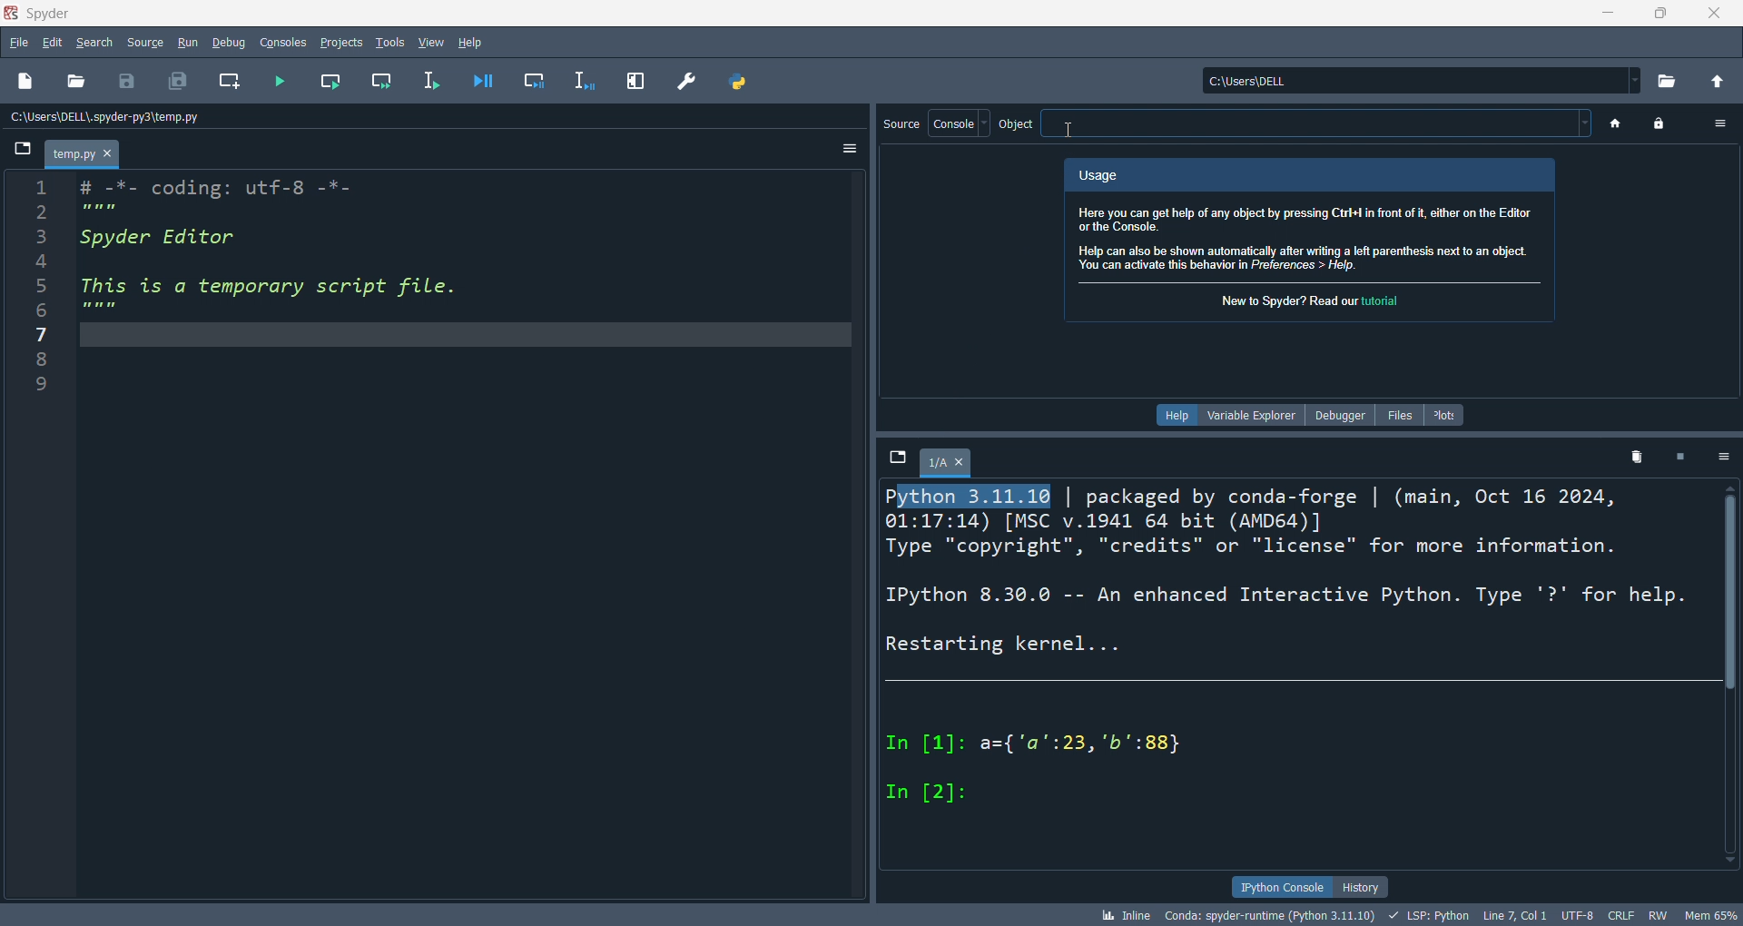 The image size is (1743, 926). I want to click on runline, so click(428, 78).